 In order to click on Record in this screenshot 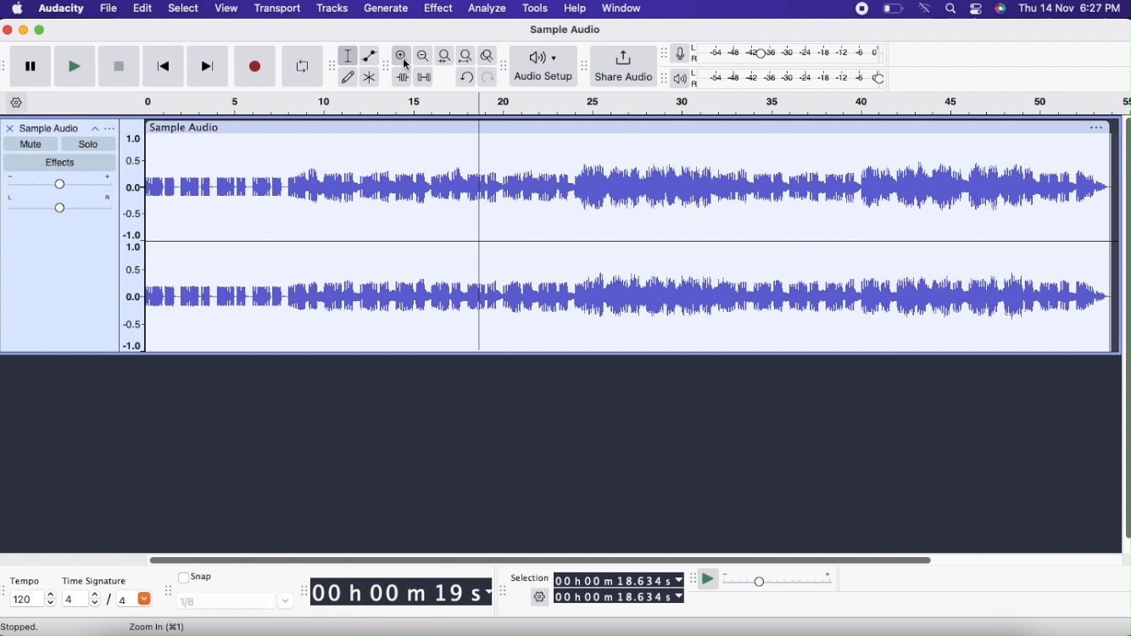, I will do `click(254, 66)`.